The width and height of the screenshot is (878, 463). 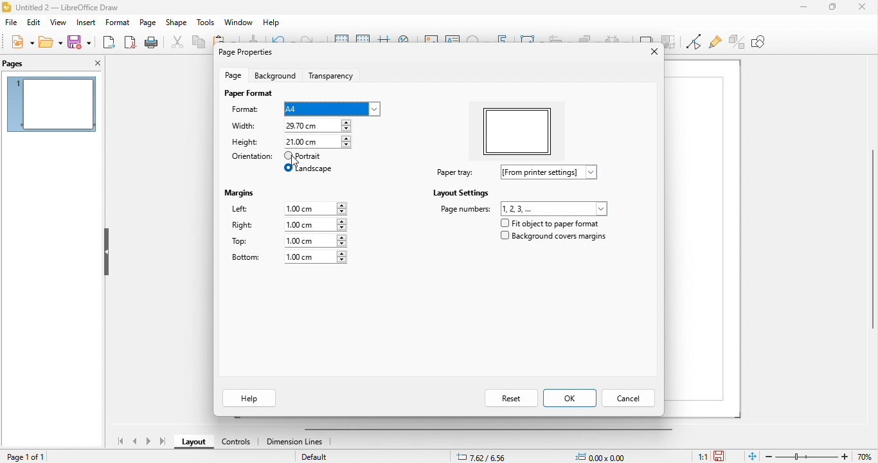 What do you see at coordinates (163, 442) in the screenshot?
I see `last page` at bounding box center [163, 442].